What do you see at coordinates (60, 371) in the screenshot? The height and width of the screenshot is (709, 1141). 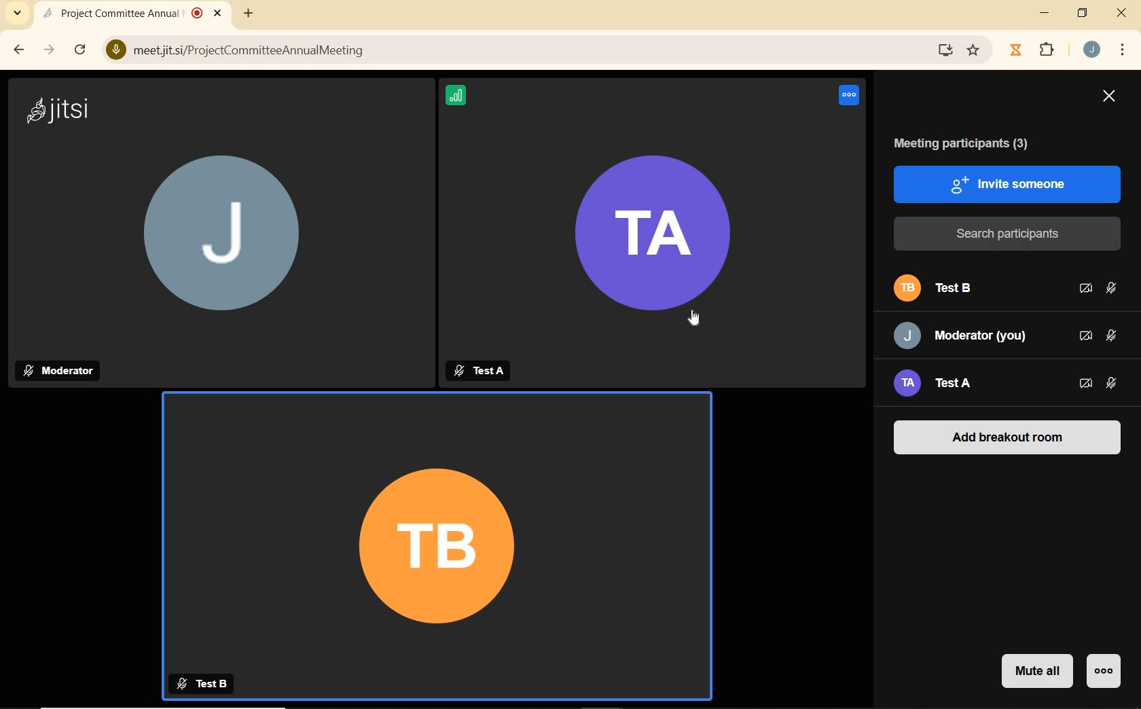 I see `Moderator` at bounding box center [60, 371].